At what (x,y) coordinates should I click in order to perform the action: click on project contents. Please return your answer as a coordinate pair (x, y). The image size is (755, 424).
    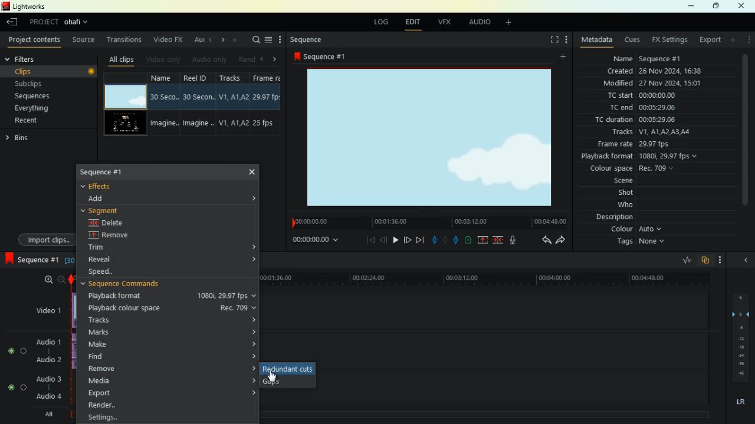
    Looking at the image, I should click on (35, 40).